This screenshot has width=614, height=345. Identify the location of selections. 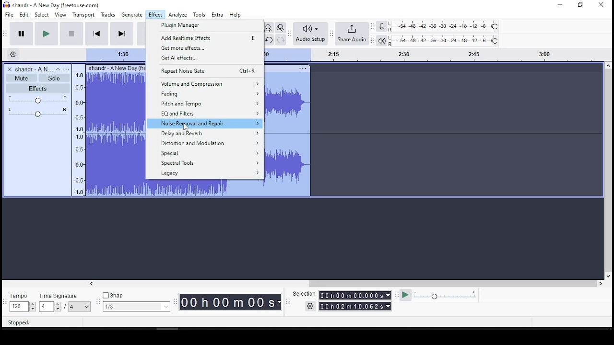
(342, 300).